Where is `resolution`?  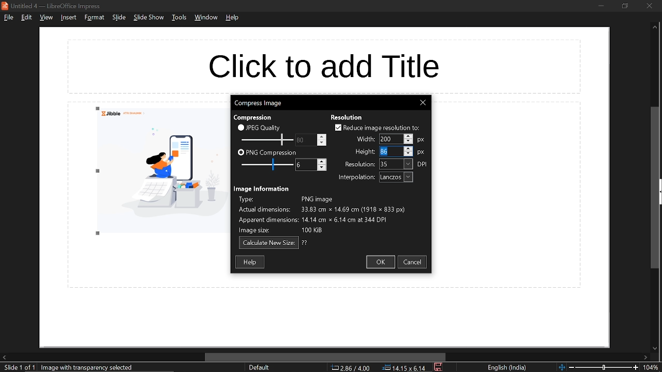
resolution is located at coordinates (396, 164).